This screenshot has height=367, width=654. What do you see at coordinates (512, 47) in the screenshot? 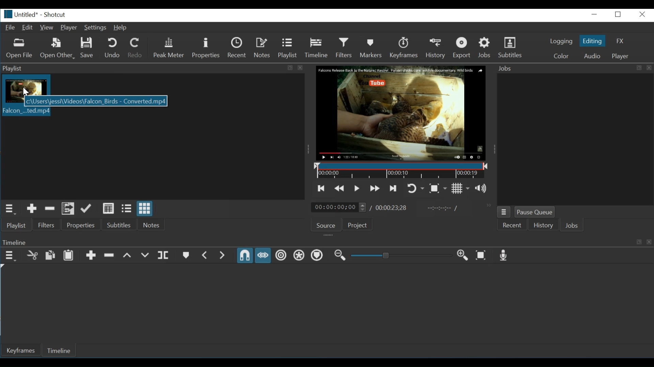
I see `Subtitles` at bounding box center [512, 47].